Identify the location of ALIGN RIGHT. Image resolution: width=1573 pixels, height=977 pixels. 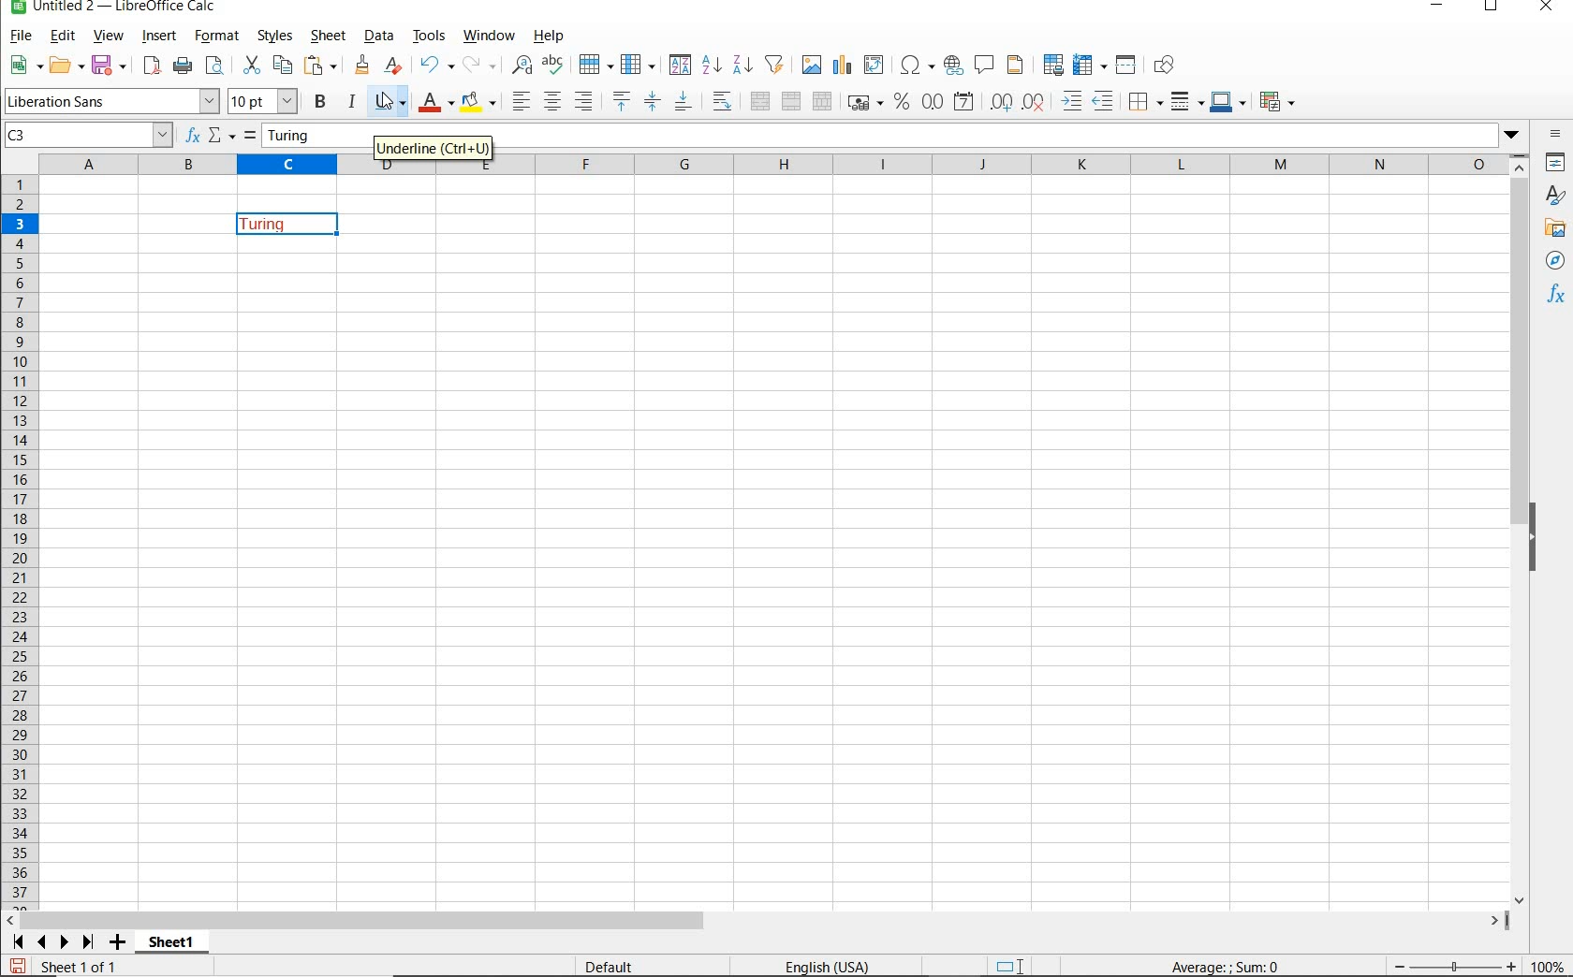
(583, 103).